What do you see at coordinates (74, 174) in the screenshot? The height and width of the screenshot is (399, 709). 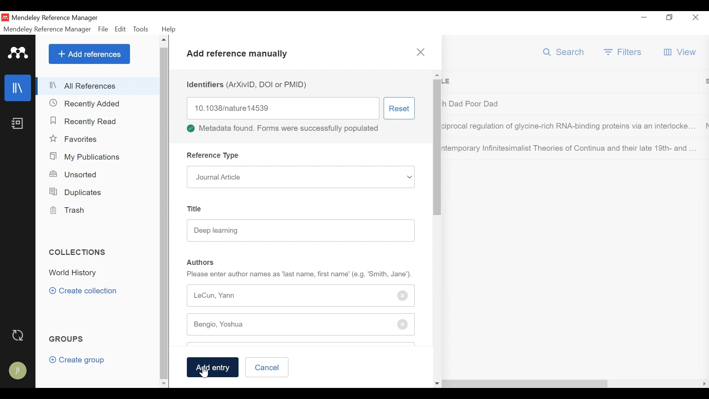 I see `Unsorted` at bounding box center [74, 174].